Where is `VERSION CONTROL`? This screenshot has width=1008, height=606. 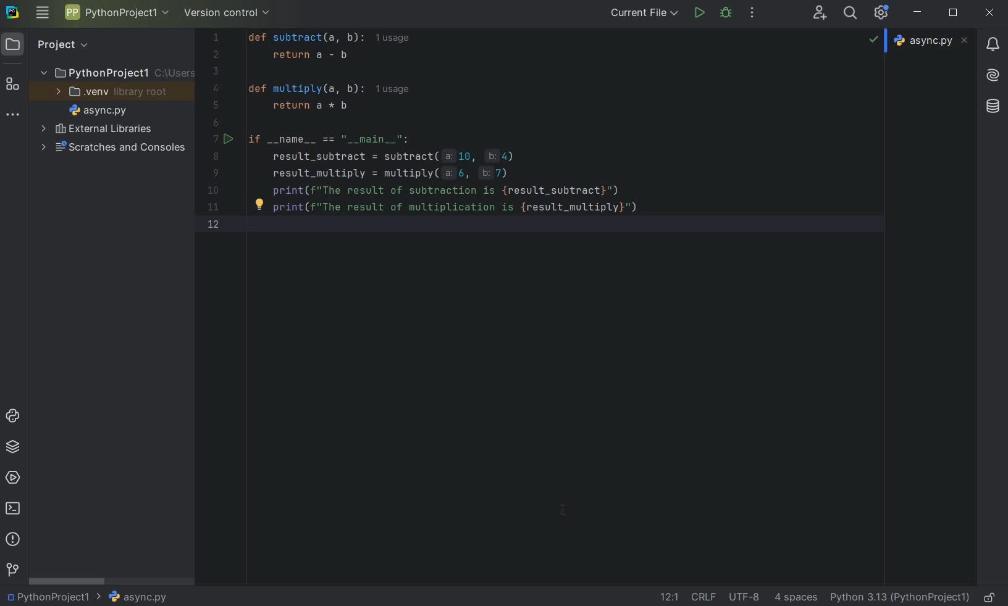
VERSION CONTROL is located at coordinates (227, 15).